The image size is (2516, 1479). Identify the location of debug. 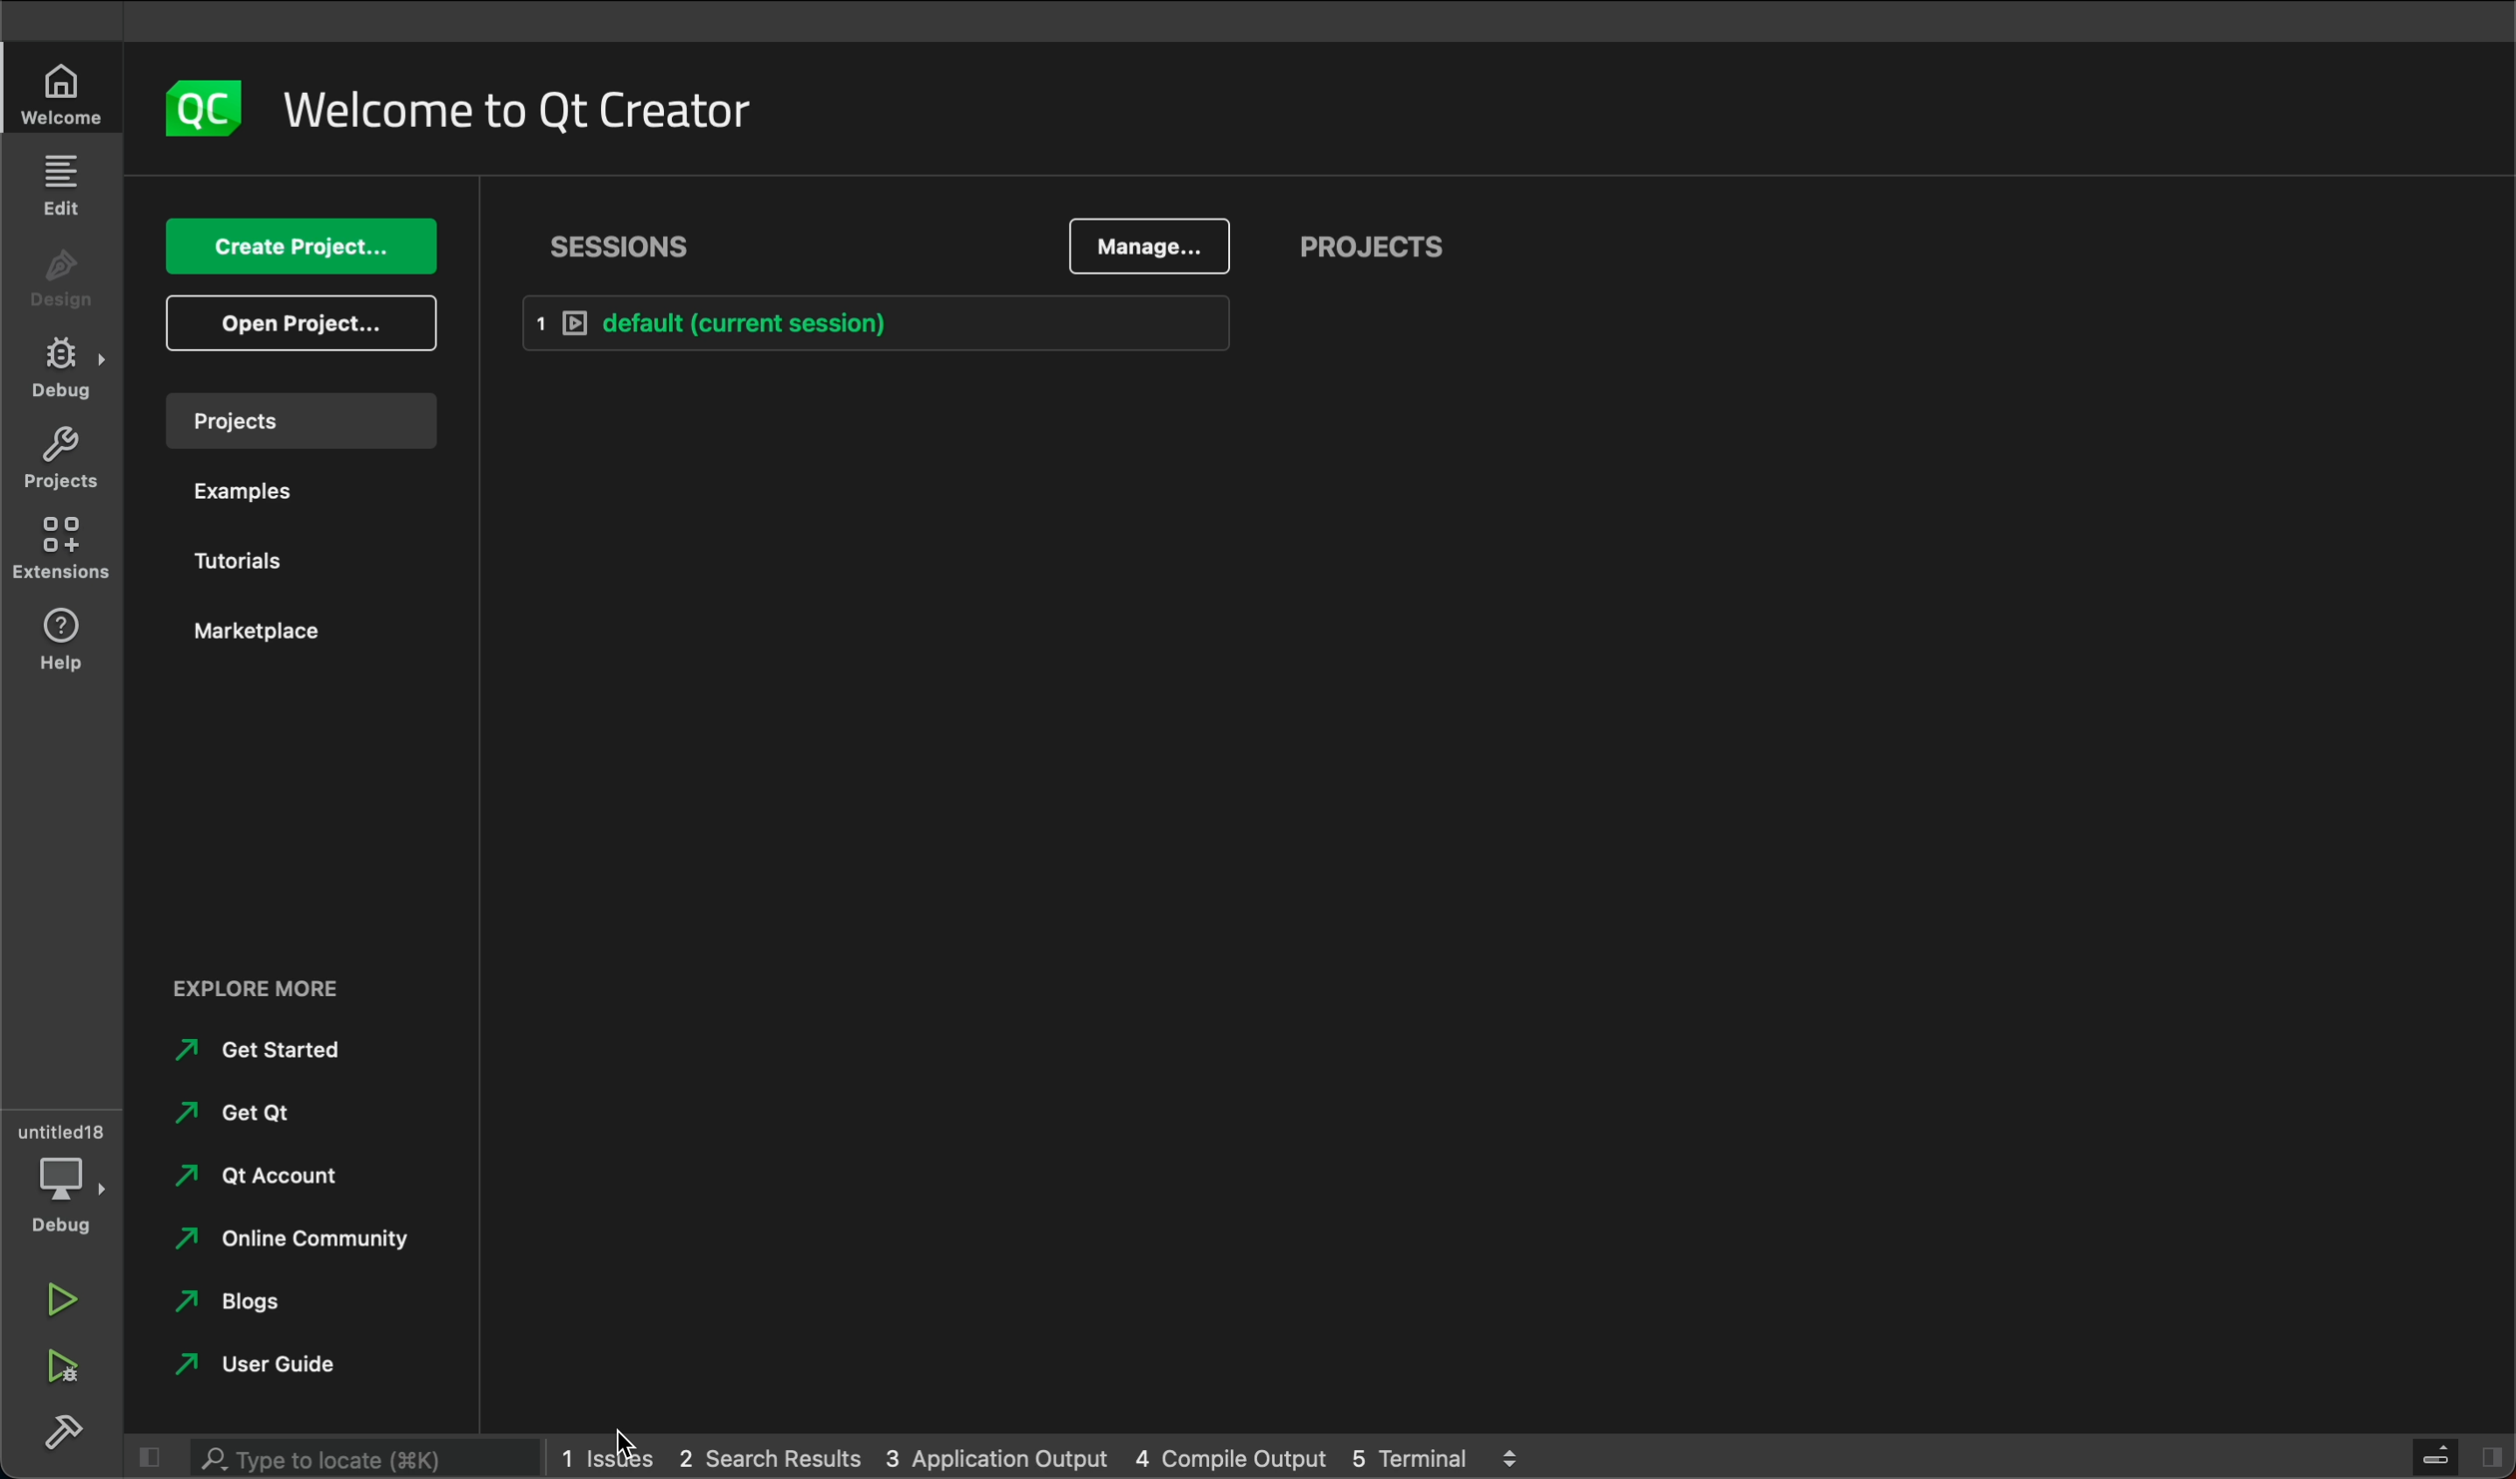
(68, 368).